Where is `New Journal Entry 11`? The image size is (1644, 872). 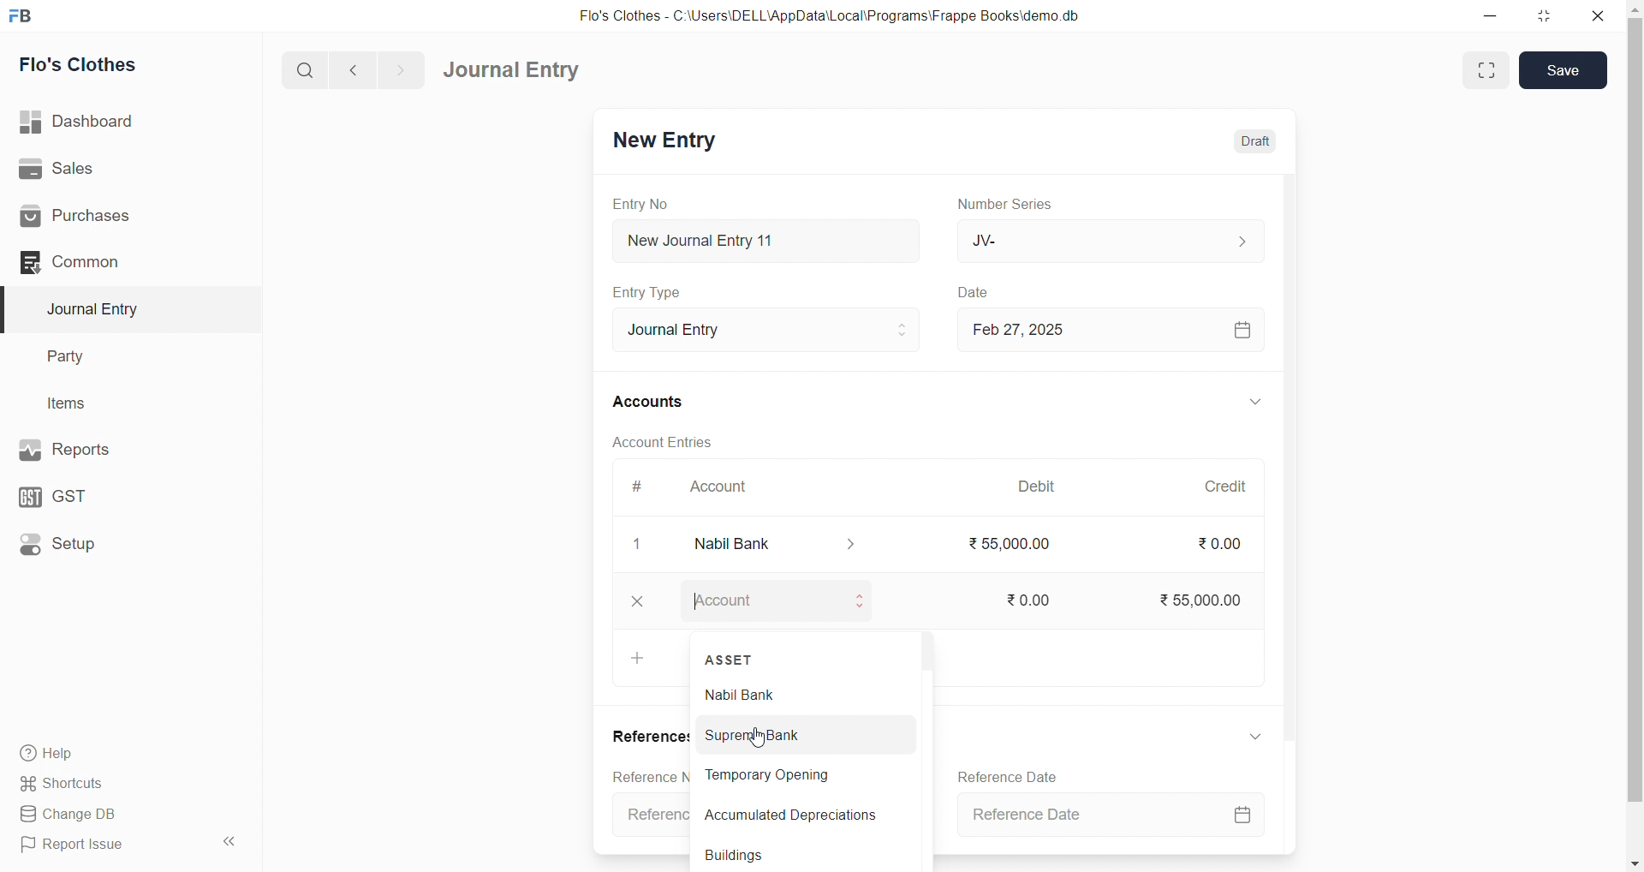
New Journal Entry 11 is located at coordinates (776, 241).